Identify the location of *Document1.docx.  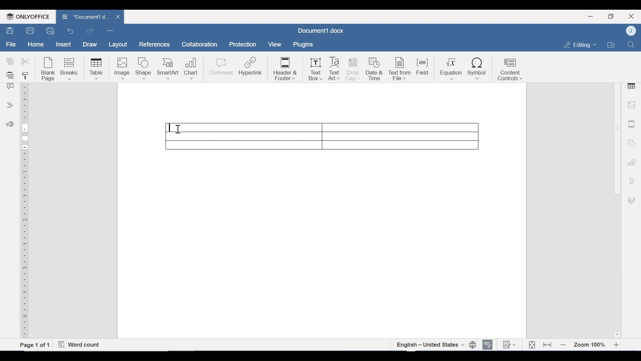
(85, 16).